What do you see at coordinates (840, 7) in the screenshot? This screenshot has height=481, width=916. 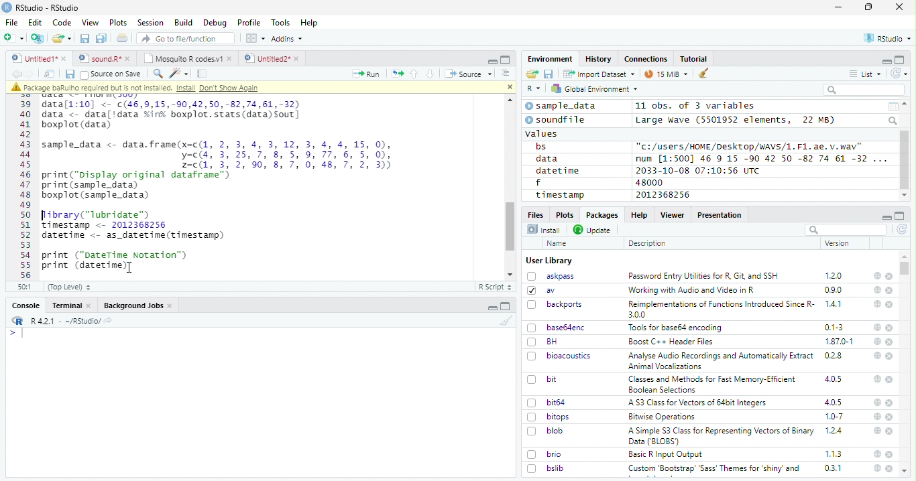 I see `minimize` at bounding box center [840, 7].